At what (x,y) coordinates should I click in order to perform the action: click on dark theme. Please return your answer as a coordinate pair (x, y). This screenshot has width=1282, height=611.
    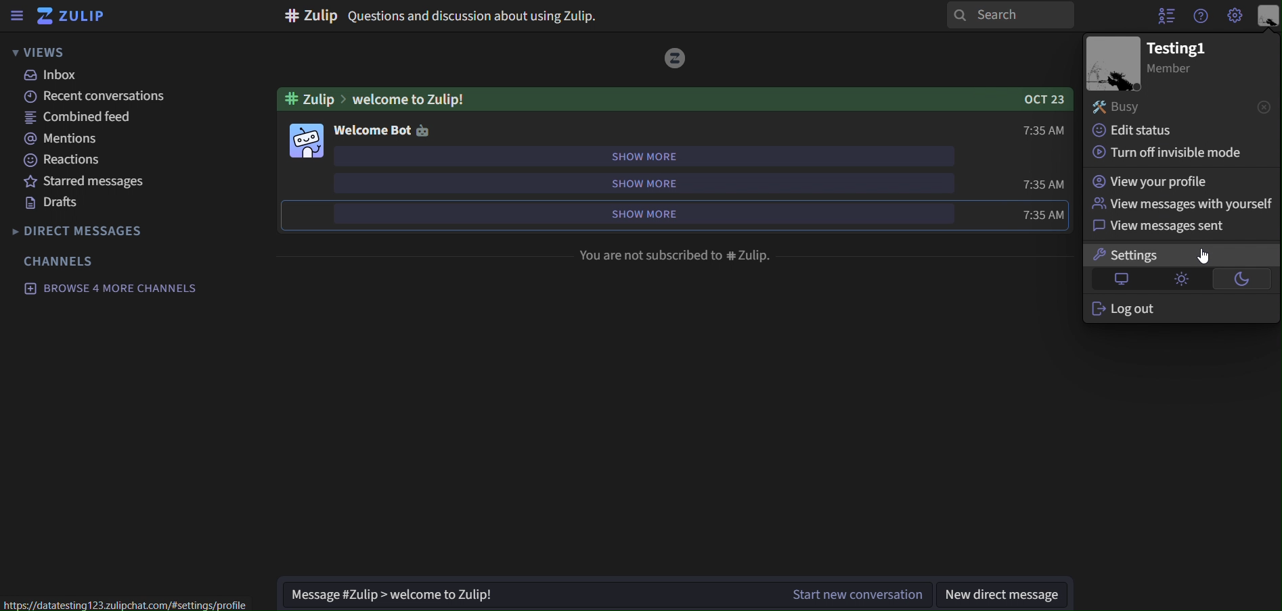
    Looking at the image, I should click on (1243, 279).